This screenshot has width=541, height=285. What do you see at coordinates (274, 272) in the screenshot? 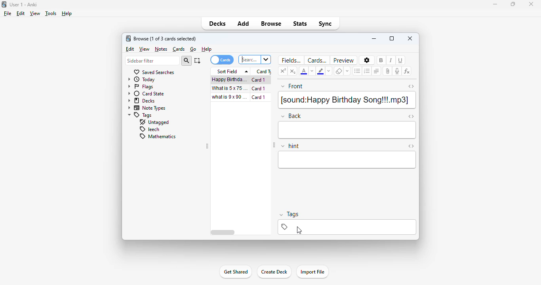
I see `create deck` at bounding box center [274, 272].